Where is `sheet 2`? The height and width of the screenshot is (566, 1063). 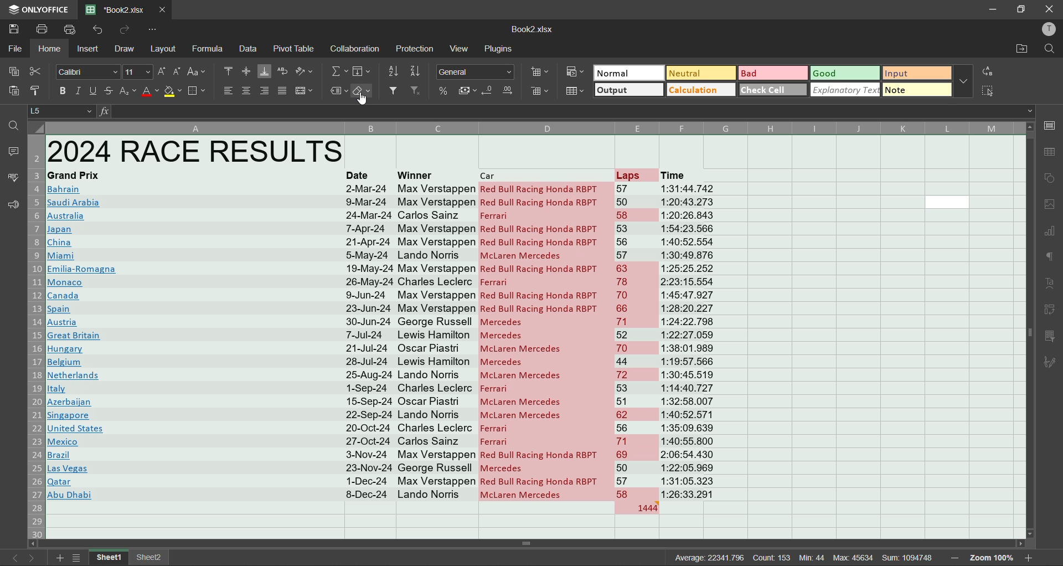
sheet 2 is located at coordinates (151, 557).